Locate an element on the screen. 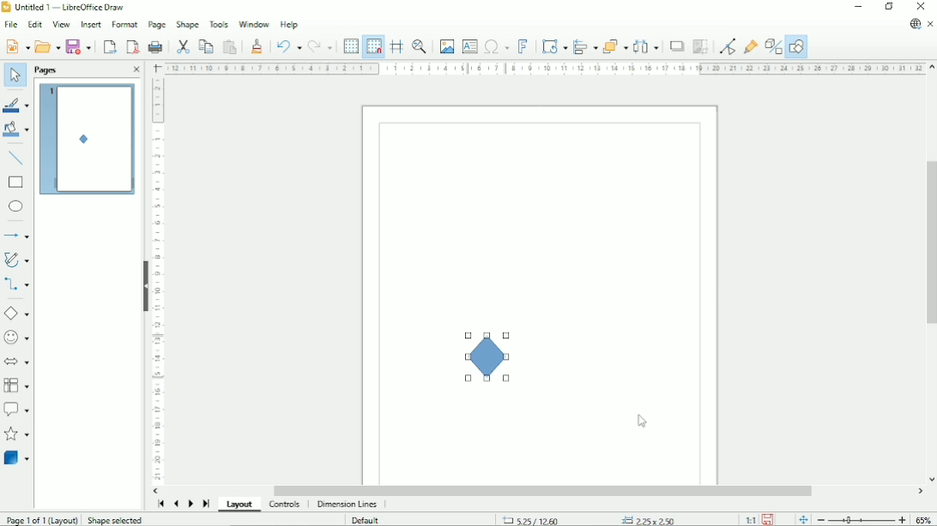 The image size is (937, 526). Dimension lines is located at coordinates (348, 505).